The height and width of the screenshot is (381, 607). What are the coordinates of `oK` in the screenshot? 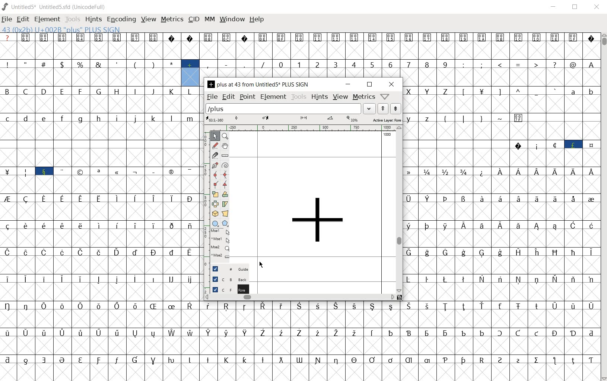 It's located at (483, 180).